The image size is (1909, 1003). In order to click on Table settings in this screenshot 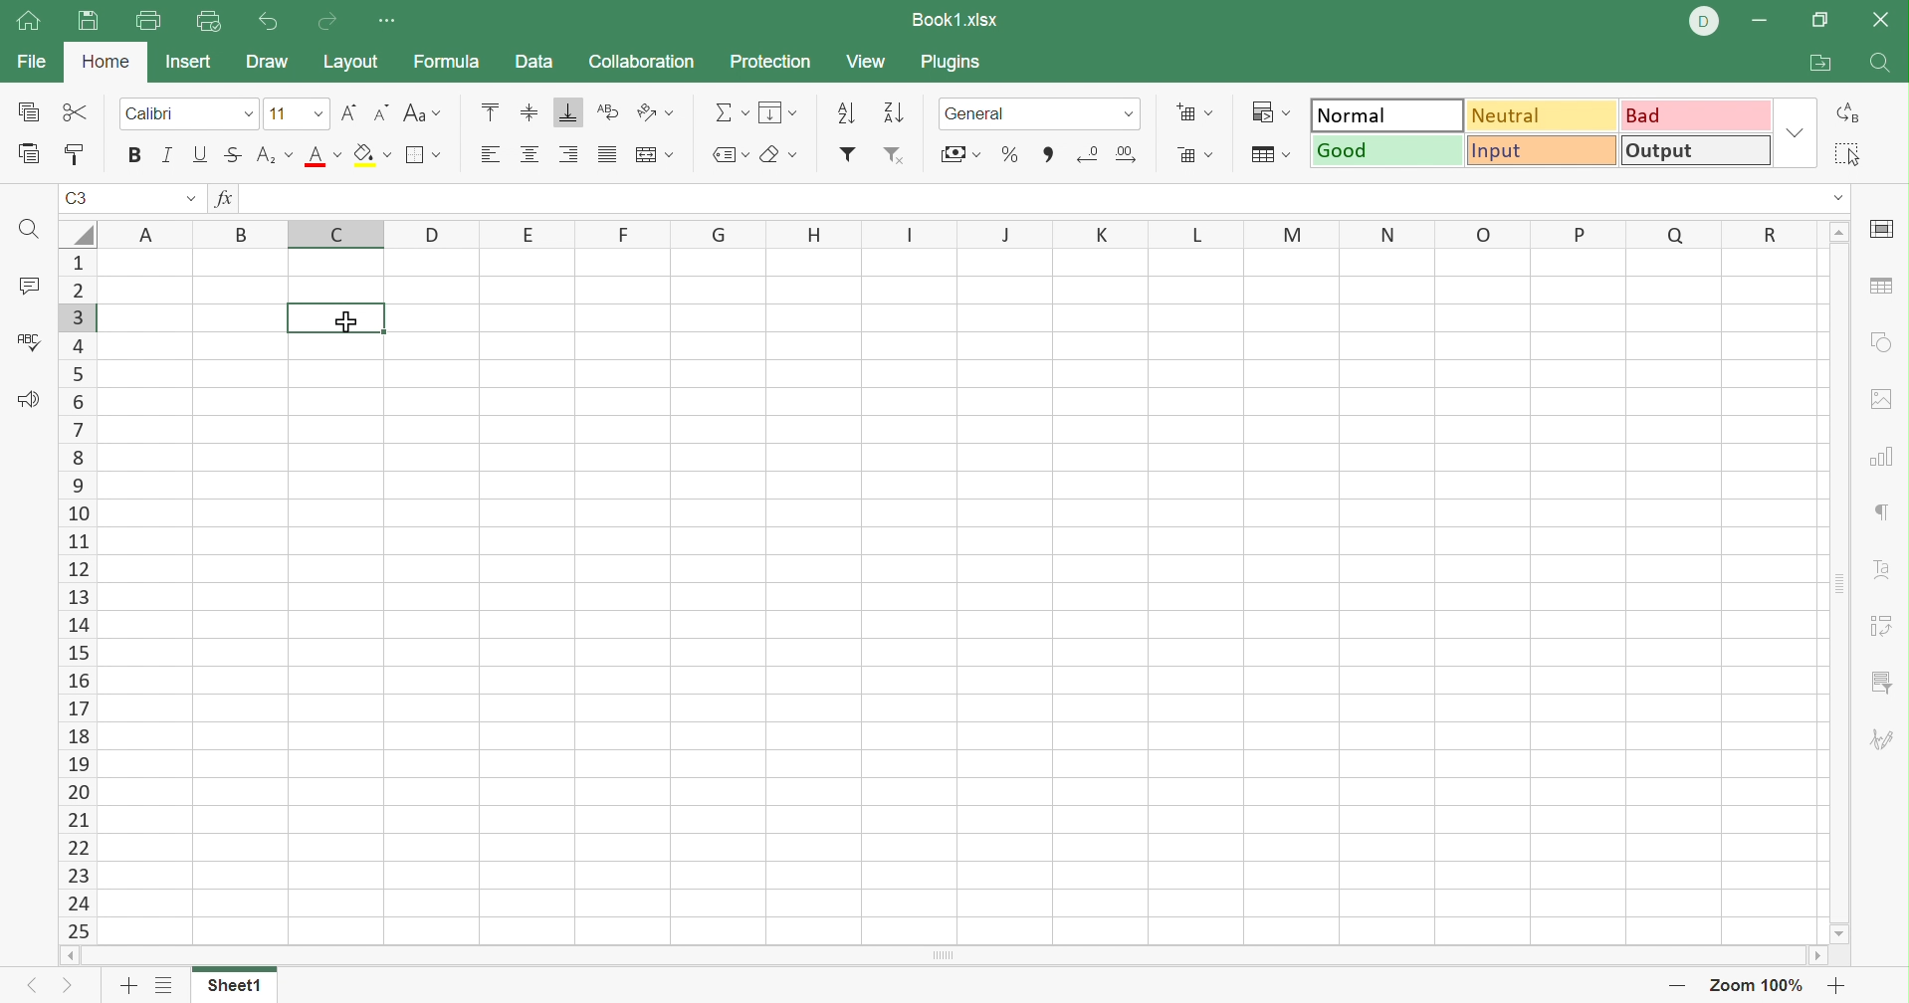, I will do `click(1886, 290)`.